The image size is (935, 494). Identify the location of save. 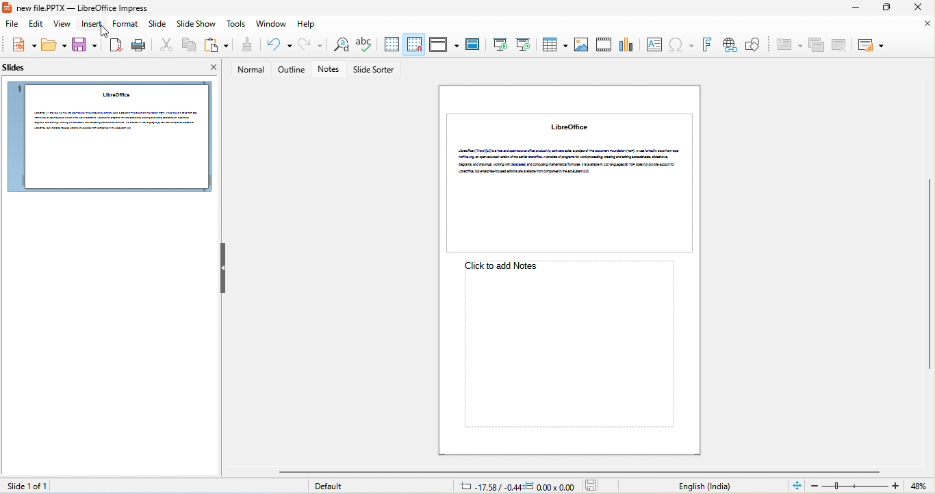
(85, 46).